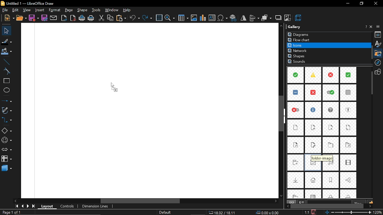 The height and width of the screenshot is (215, 383). What do you see at coordinates (148, 18) in the screenshot?
I see `redo` at bounding box center [148, 18].